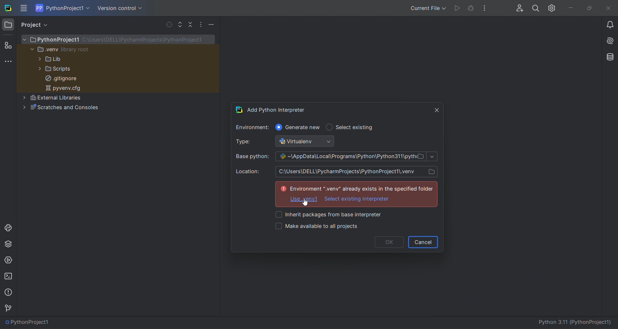 The width and height of the screenshot is (618, 329). What do you see at coordinates (8, 245) in the screenshot?
I see `python package` at bounding box center [8, 245].